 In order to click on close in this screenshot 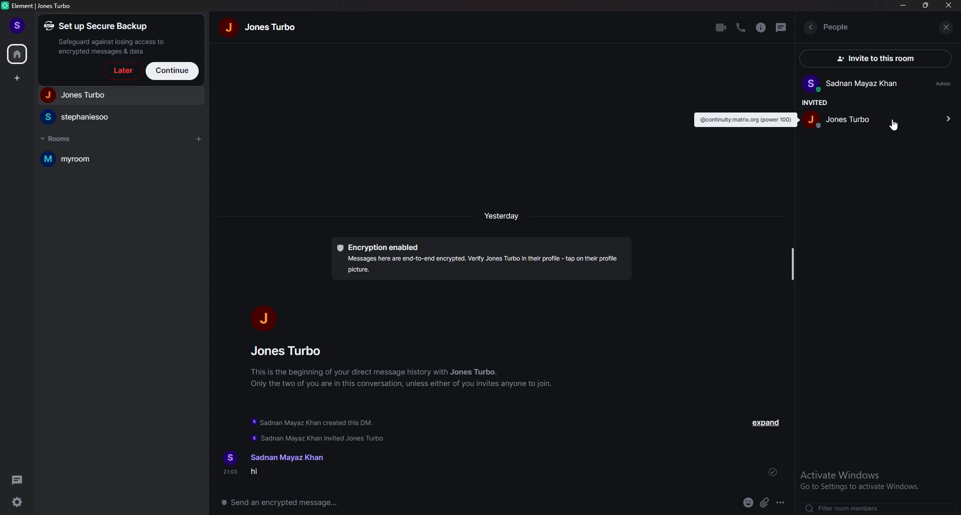, I will do `click(949, 5)`.